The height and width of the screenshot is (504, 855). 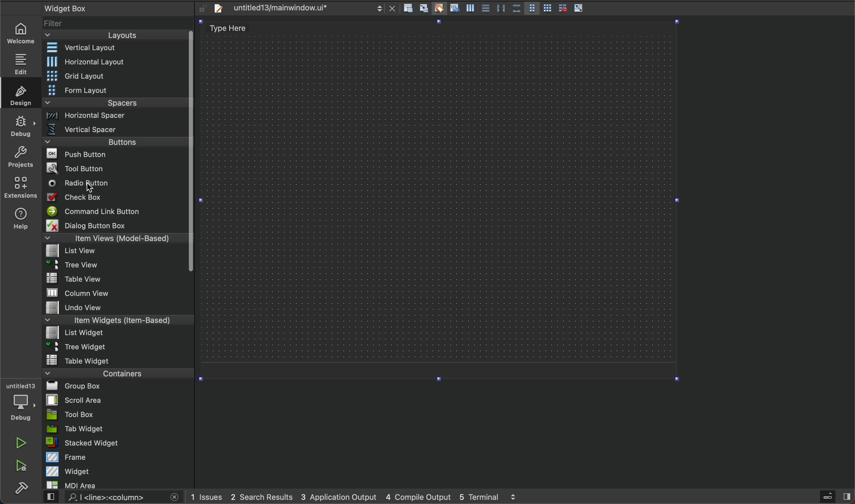 I want to click on widget, so click(x=120, y=471).